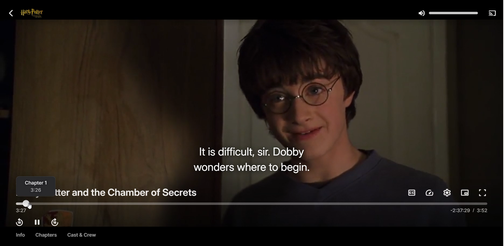 This screenshot has width=504, height=246. I want to click on Movie Timeline, so click(252, 207).